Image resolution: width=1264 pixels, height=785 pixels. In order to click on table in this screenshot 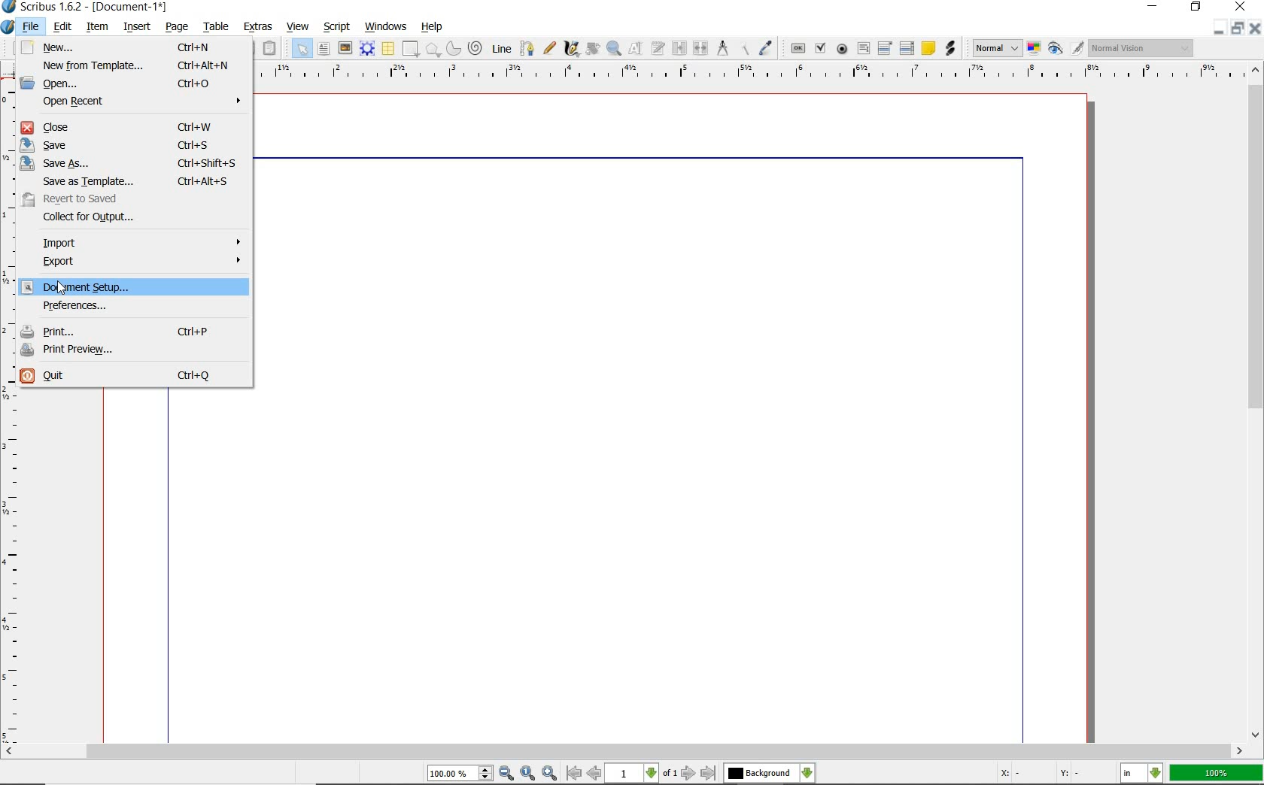, I will do `click(387, 48)`.